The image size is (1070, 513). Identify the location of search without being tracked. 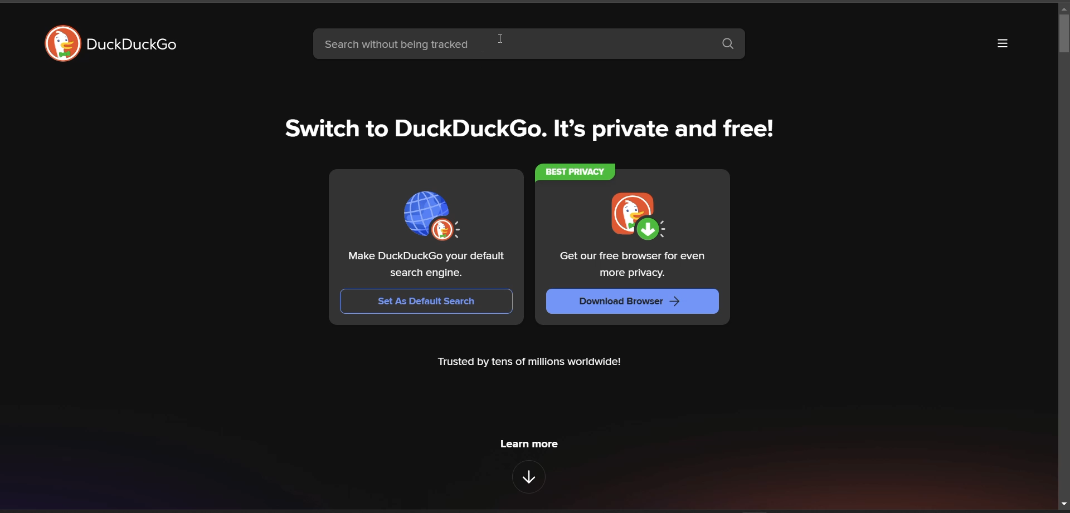
(512, 45).